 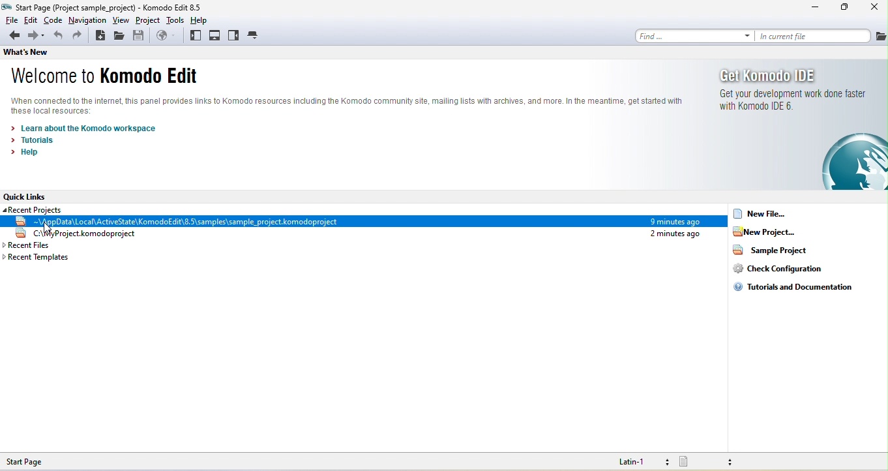 What do you see at coordinates (49, 230) in the screenshot?
I see `cursor movement` at bounding box center [49, 230].